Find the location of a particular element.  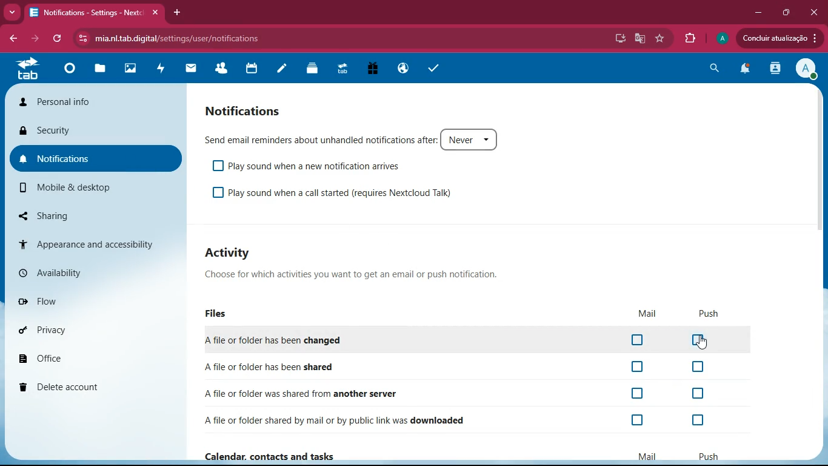

changed is located at coordinates (294, 339).